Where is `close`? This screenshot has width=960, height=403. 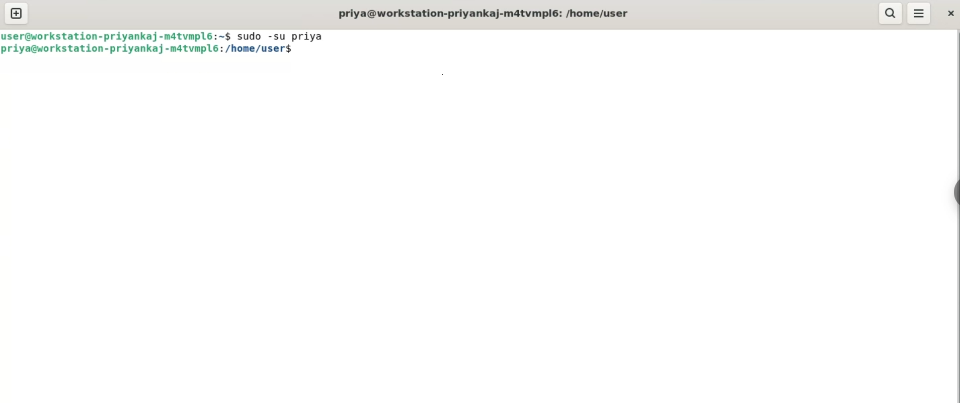
close is located at coordinates (951, 15).